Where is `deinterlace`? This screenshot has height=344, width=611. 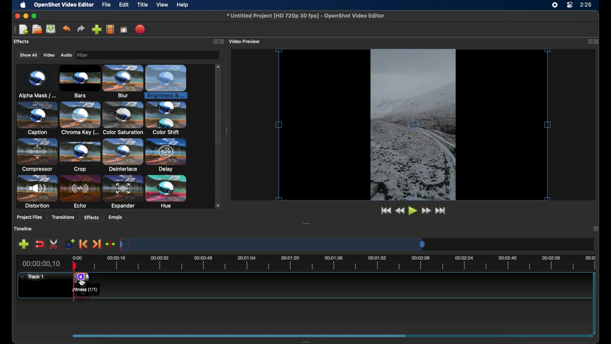 deinterlace is located at coordinates (123, 155).